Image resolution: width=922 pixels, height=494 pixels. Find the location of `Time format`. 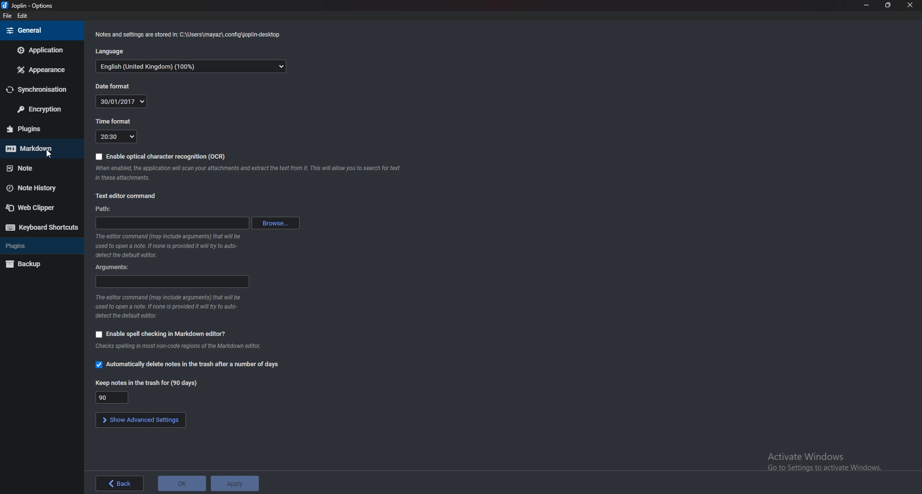

Time format is located at coordinates (117, 137).